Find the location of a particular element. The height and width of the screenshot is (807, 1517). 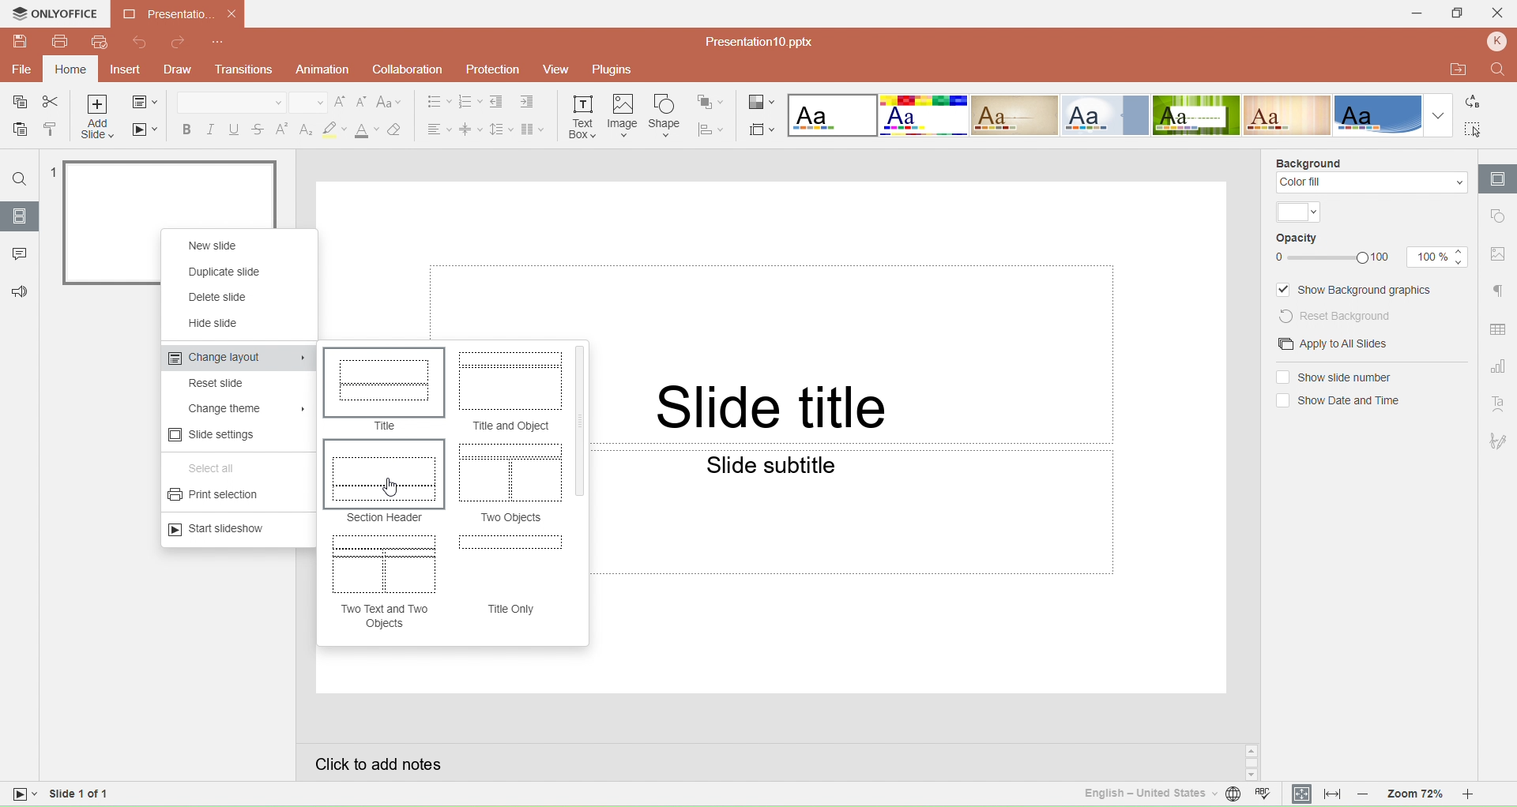

Change theme is located at coordinates (243, 408).